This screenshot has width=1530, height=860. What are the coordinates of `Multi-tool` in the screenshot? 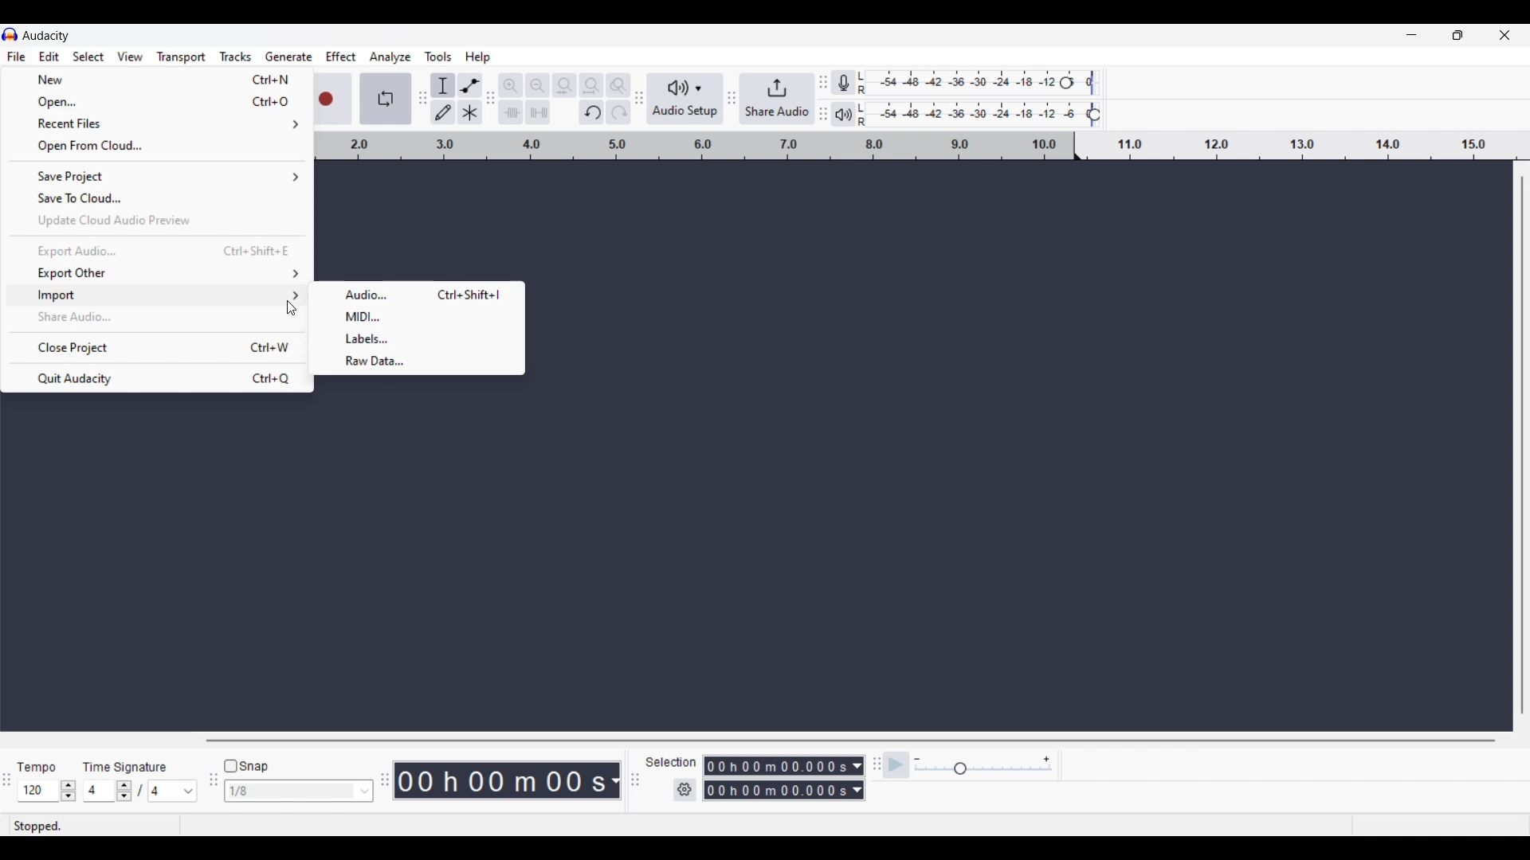 It's located at (469, 112).